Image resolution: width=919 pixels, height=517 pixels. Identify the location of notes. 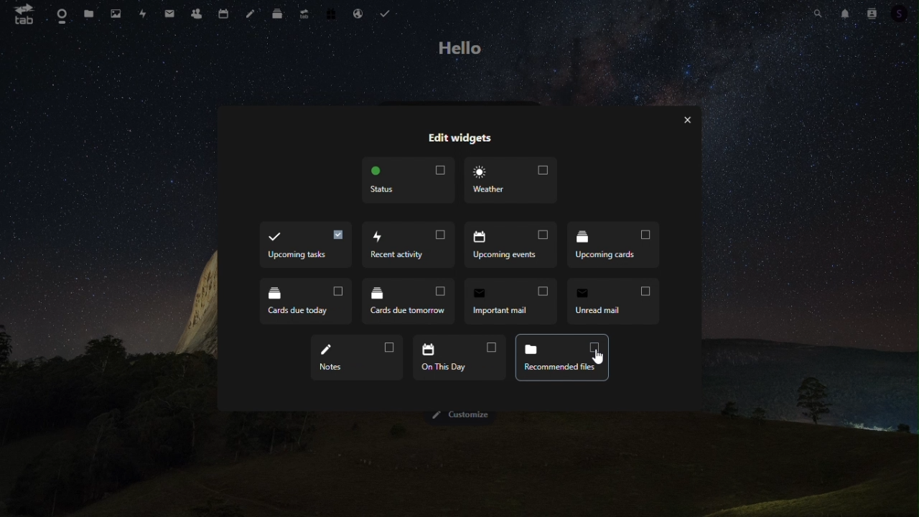
(612, 300).